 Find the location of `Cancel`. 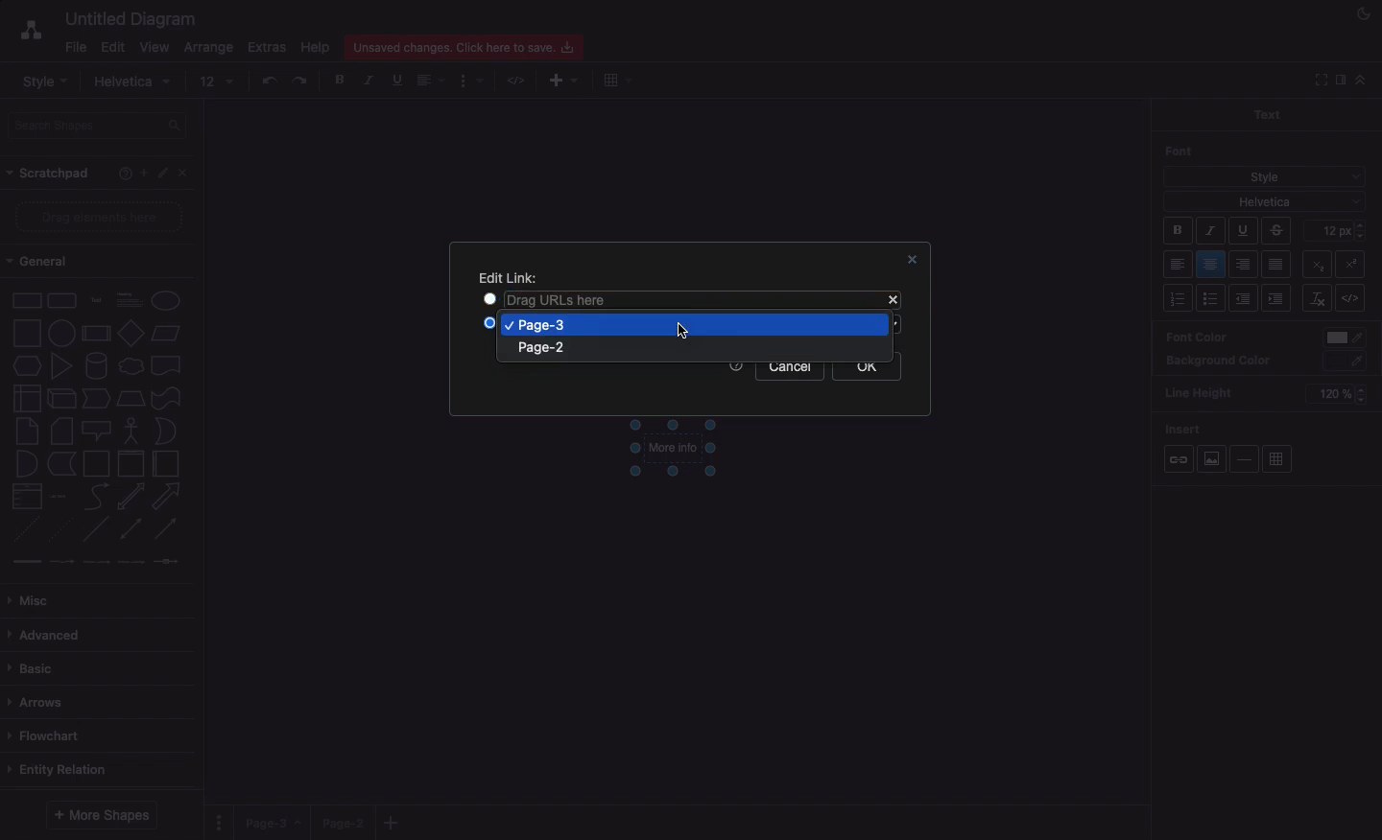

Cancel is located at coordinates (790, 366).